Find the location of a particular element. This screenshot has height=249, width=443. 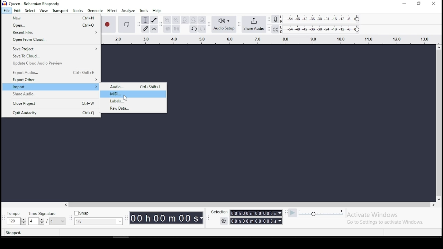

tempo is located at coordinates (16, 219).